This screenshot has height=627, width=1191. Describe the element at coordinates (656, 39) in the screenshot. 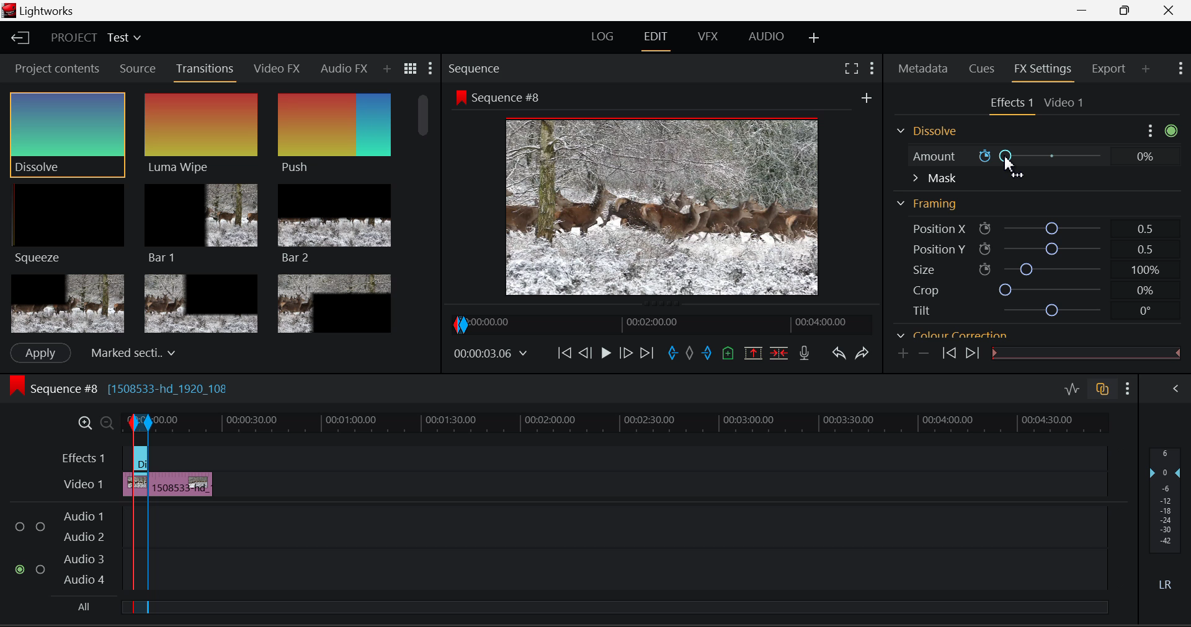

I see `EDIT Layout Open` at that location.